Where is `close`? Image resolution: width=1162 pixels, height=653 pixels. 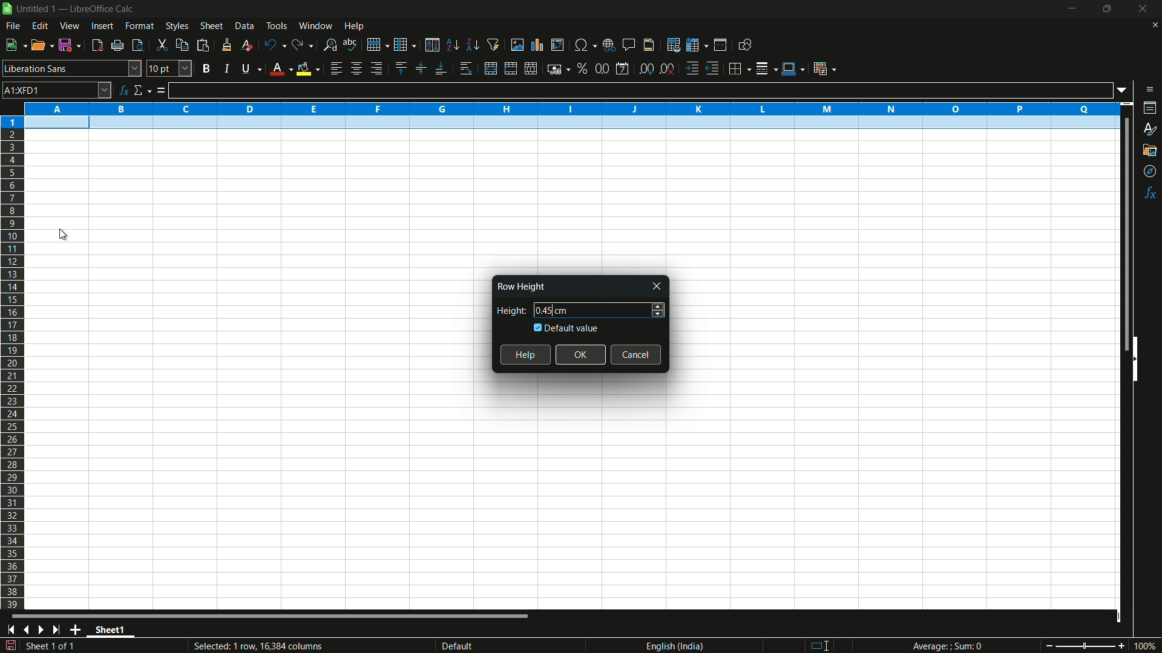 close is located at coordinates (658, 287).